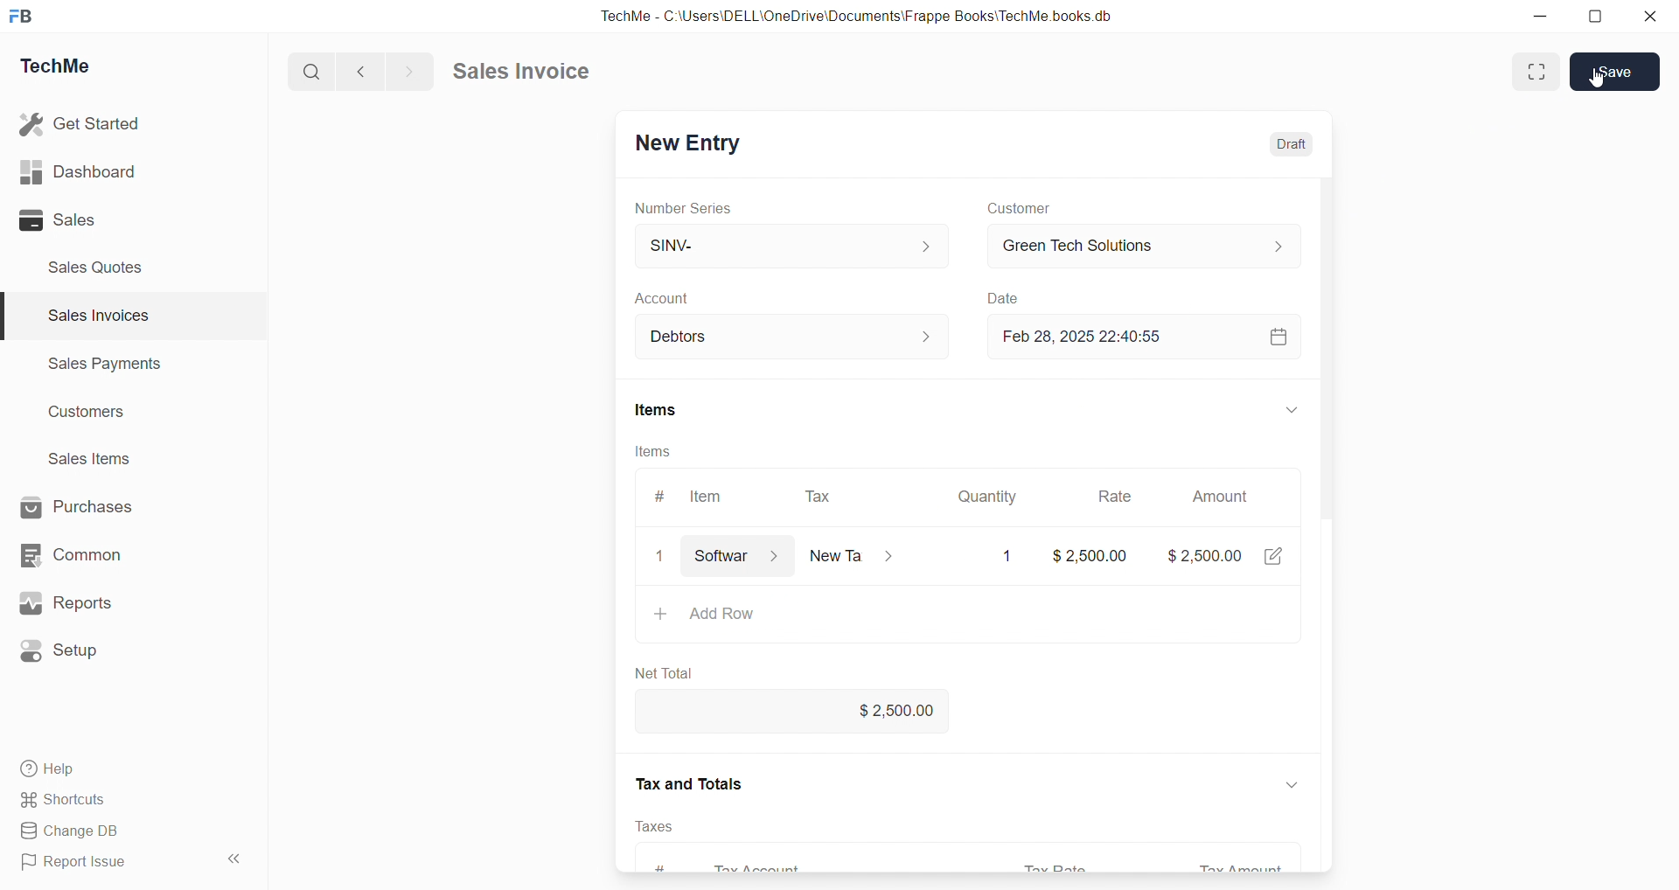 The image size is (1679, 890). I want to click on Reports, so click(66, 602).